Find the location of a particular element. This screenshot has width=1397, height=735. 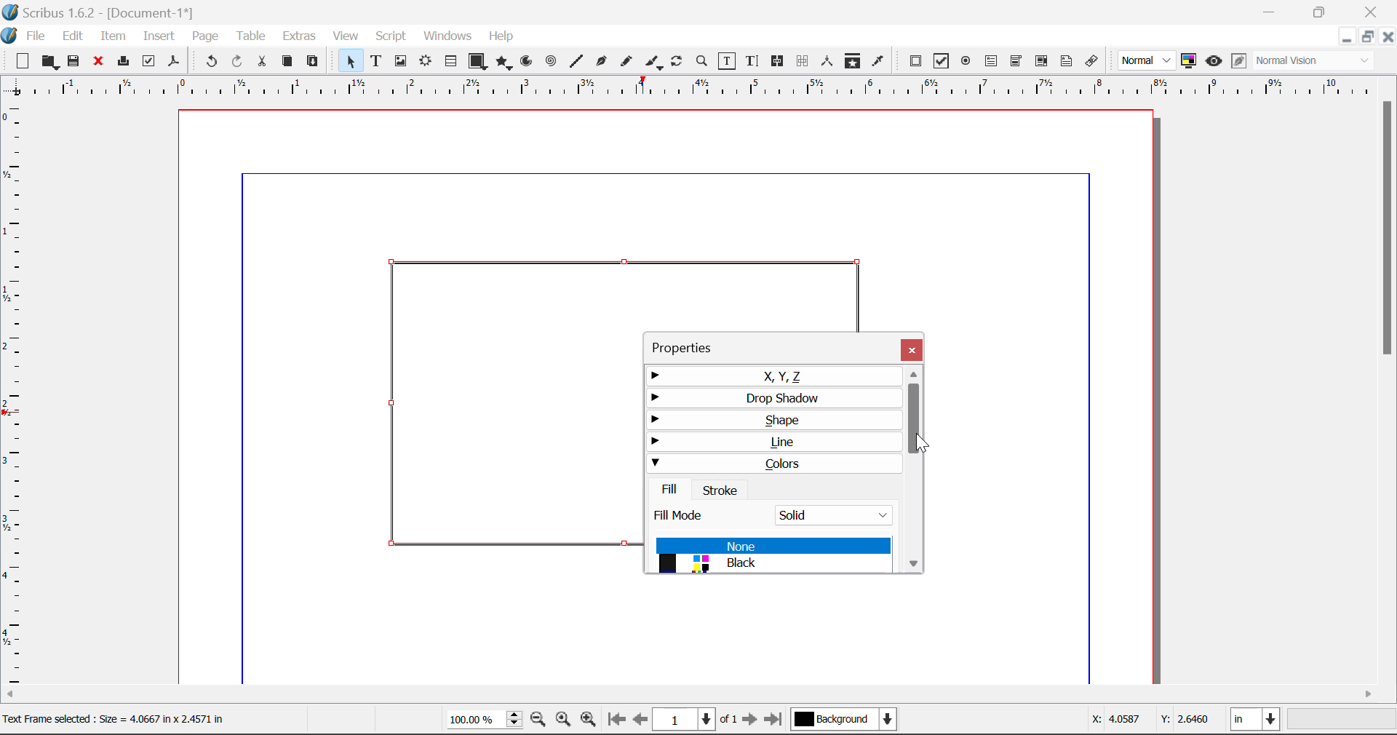

Drop Shadow is located at coordinates (774, 397).